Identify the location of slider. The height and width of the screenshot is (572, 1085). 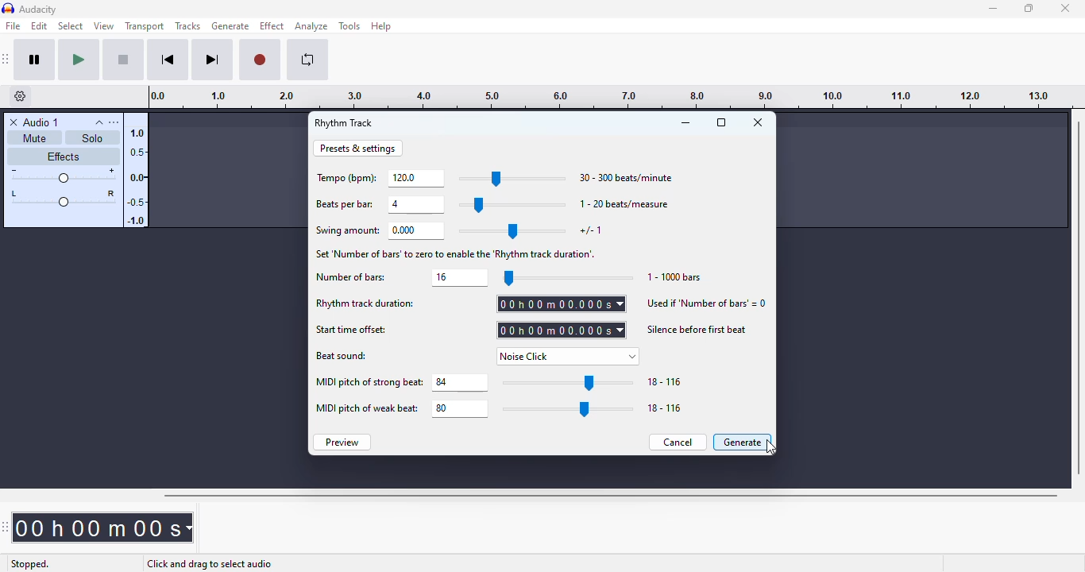
(512, 178).